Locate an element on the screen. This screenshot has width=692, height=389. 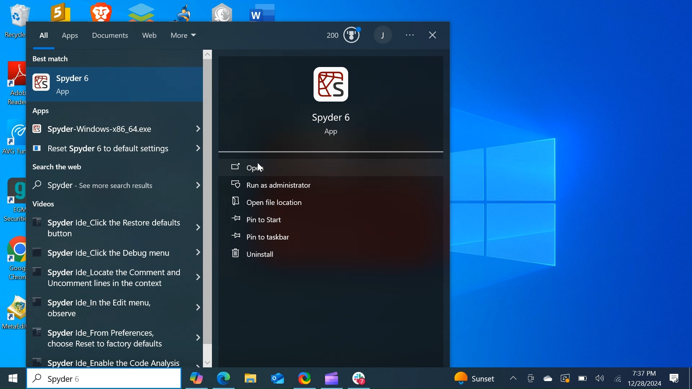
Spyder Desktop Icon is located at coordinates (334, 103).